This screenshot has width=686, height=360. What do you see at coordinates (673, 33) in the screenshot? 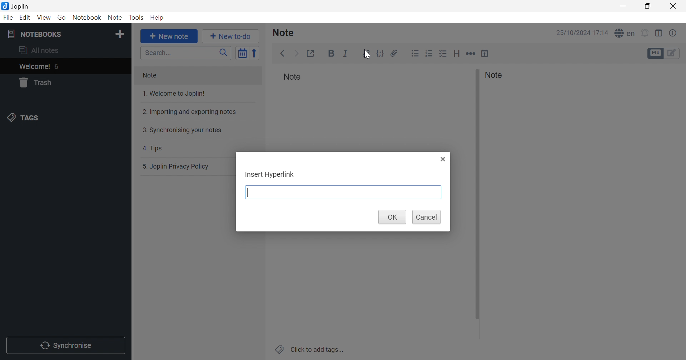
I see `Note properties` at bounding box center [673, 33].